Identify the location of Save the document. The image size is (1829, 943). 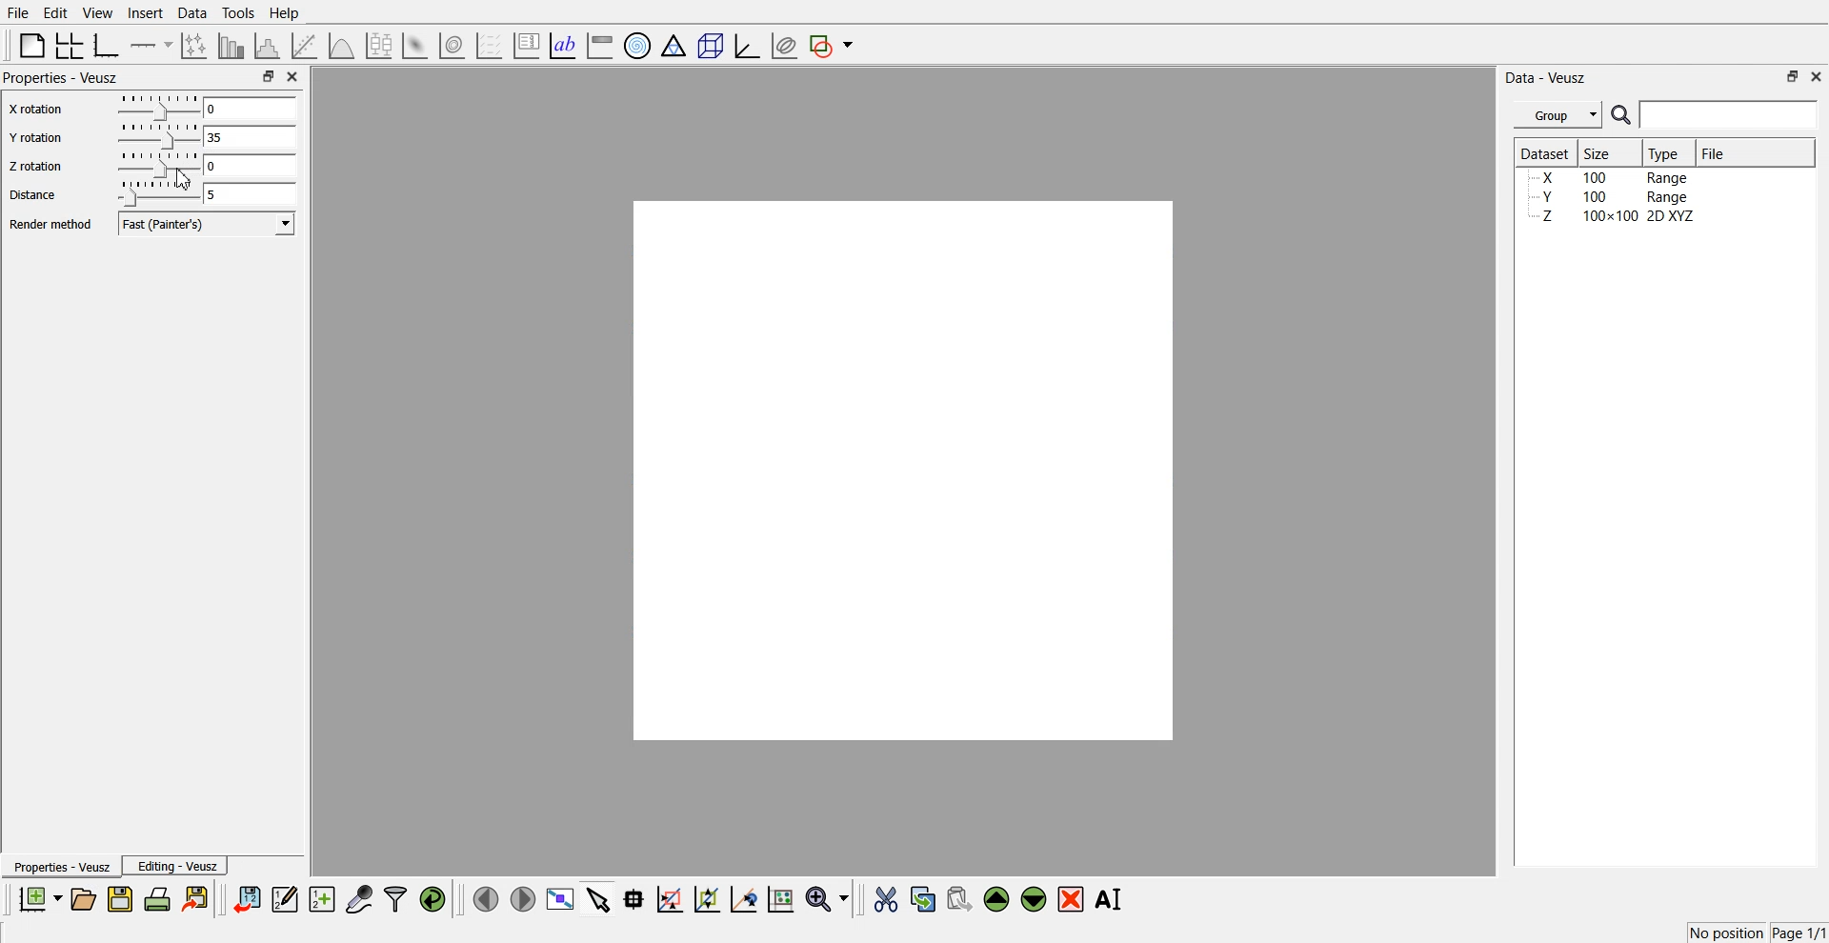
(120, 898).